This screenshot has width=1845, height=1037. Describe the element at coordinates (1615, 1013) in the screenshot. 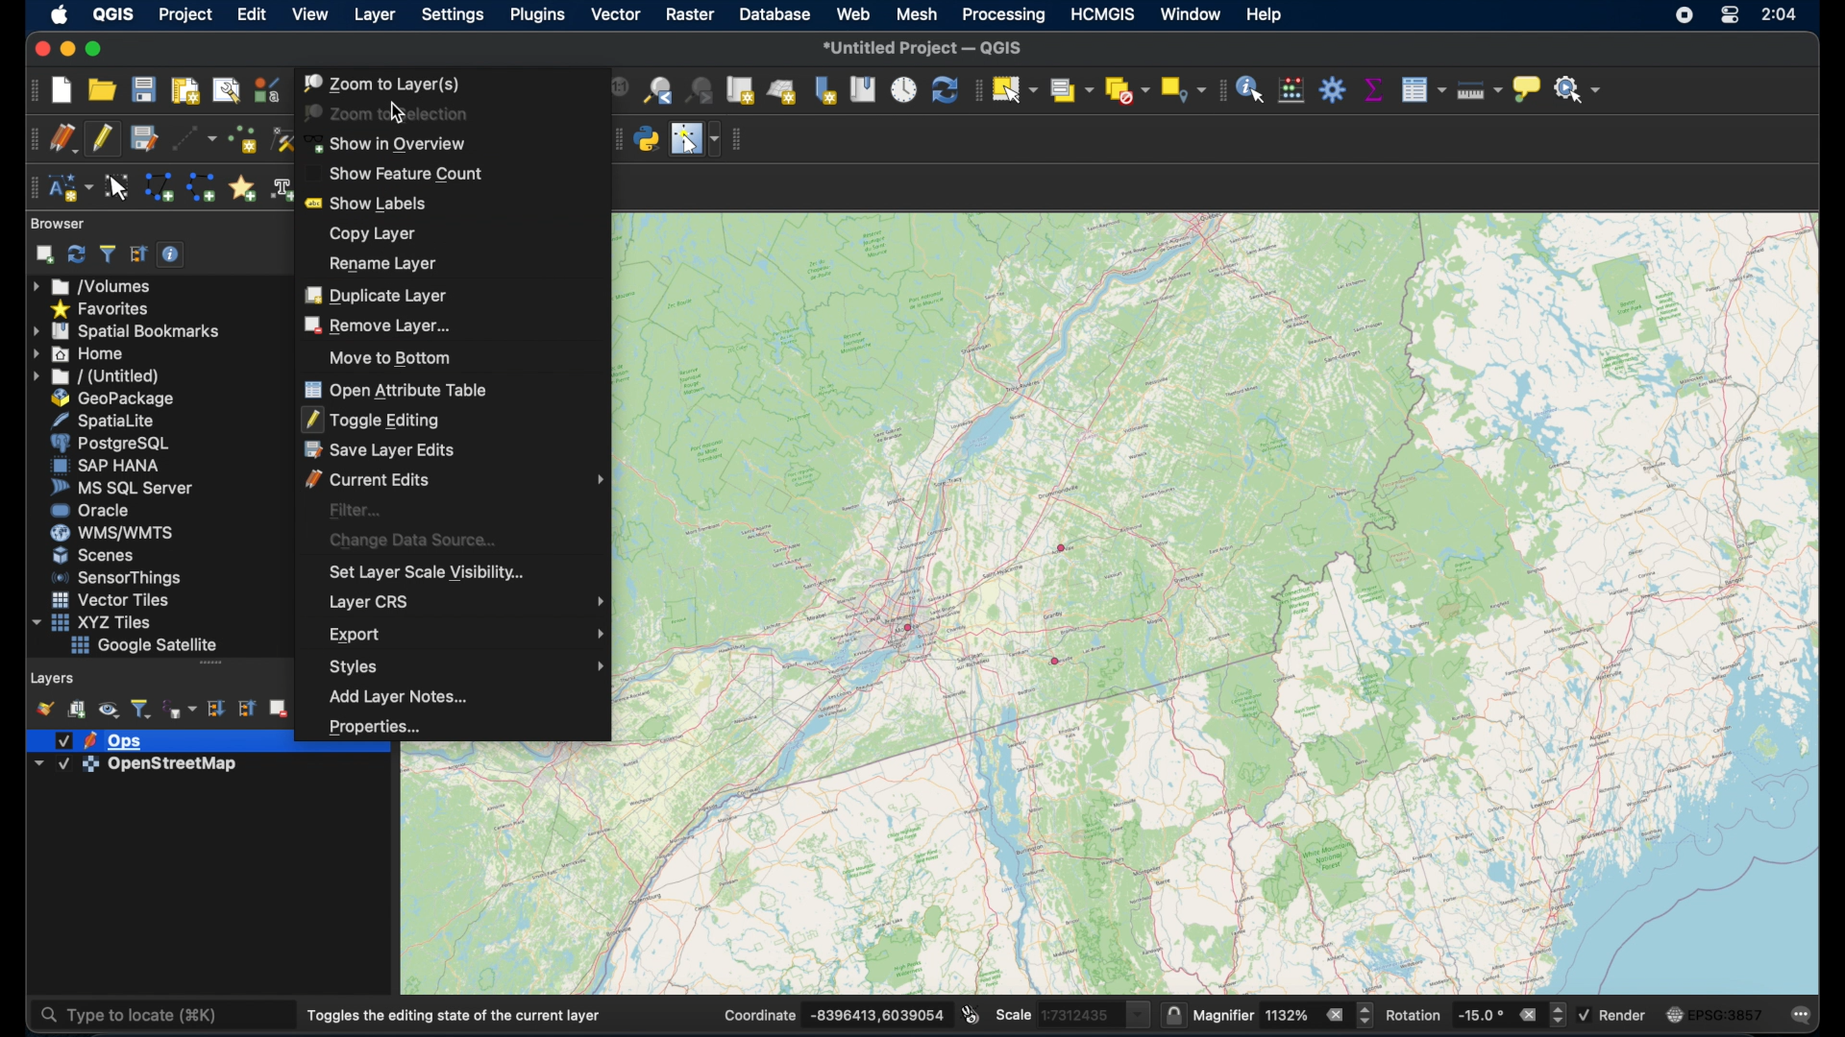

I see `render` at that location.